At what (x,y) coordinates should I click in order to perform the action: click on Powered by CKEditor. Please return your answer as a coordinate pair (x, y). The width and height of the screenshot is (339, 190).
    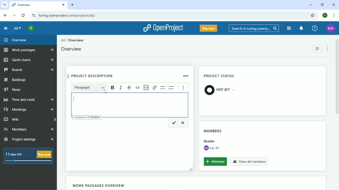
    Looking at the image, I should click on (88, 117).